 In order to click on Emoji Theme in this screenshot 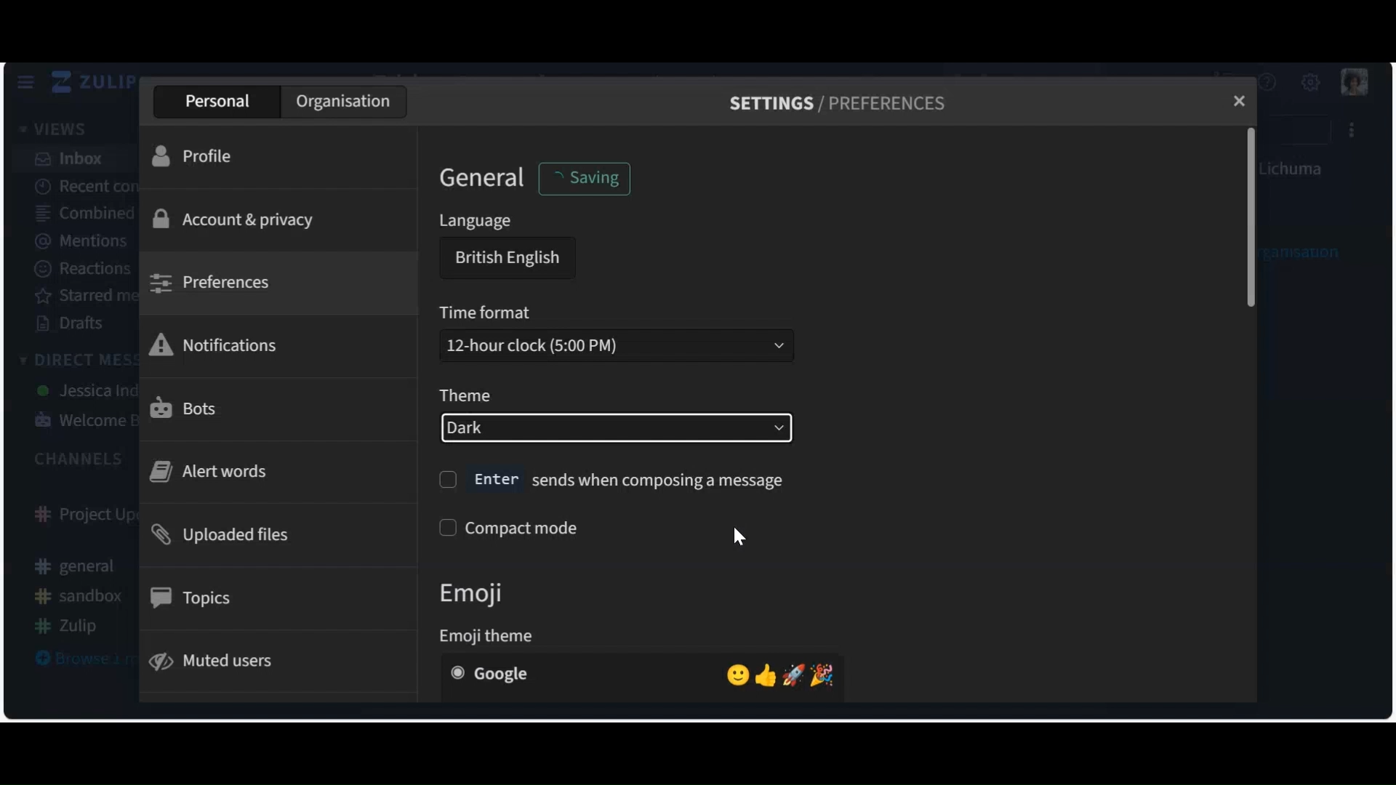, I will do `click(492, 635)`.